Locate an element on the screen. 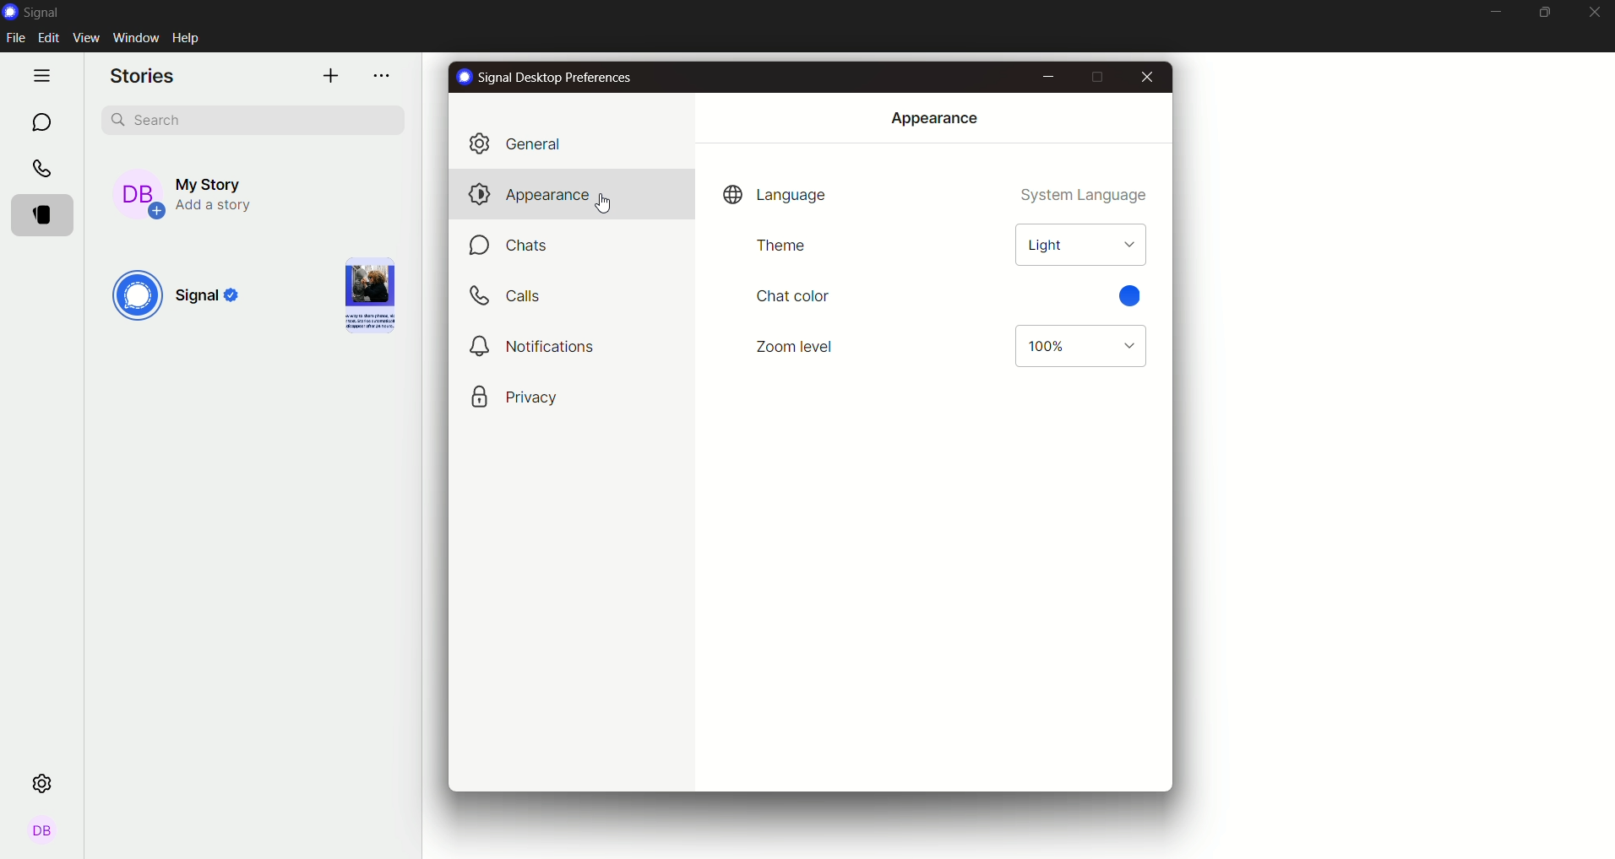  hide tabs is located at coordinates (45, 74).